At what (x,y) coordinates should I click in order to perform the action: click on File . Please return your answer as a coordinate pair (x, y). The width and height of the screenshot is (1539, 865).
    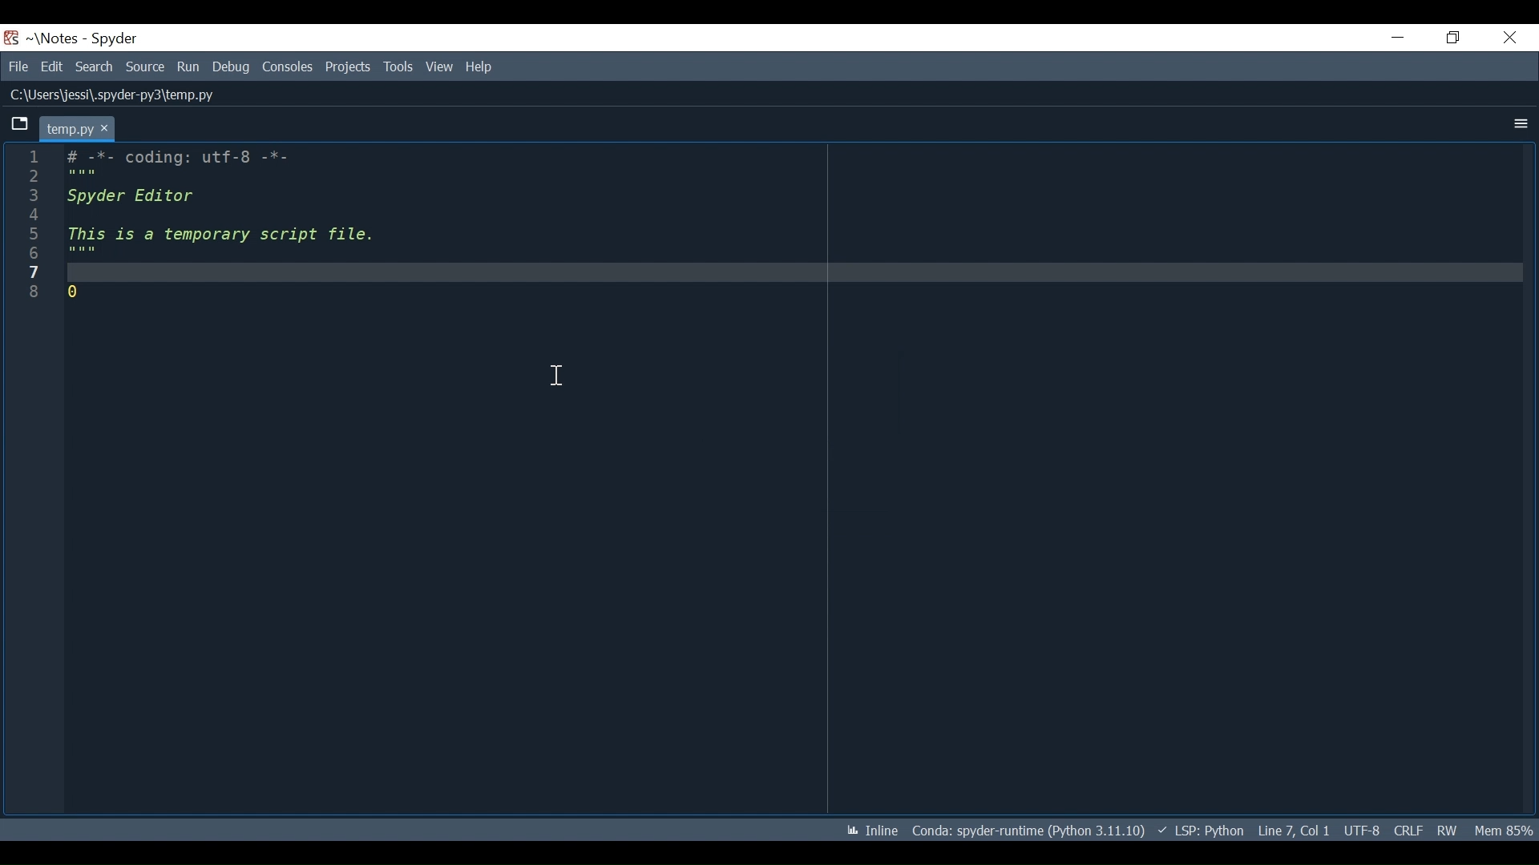
    Looking at the image, I should click on (18, 66).